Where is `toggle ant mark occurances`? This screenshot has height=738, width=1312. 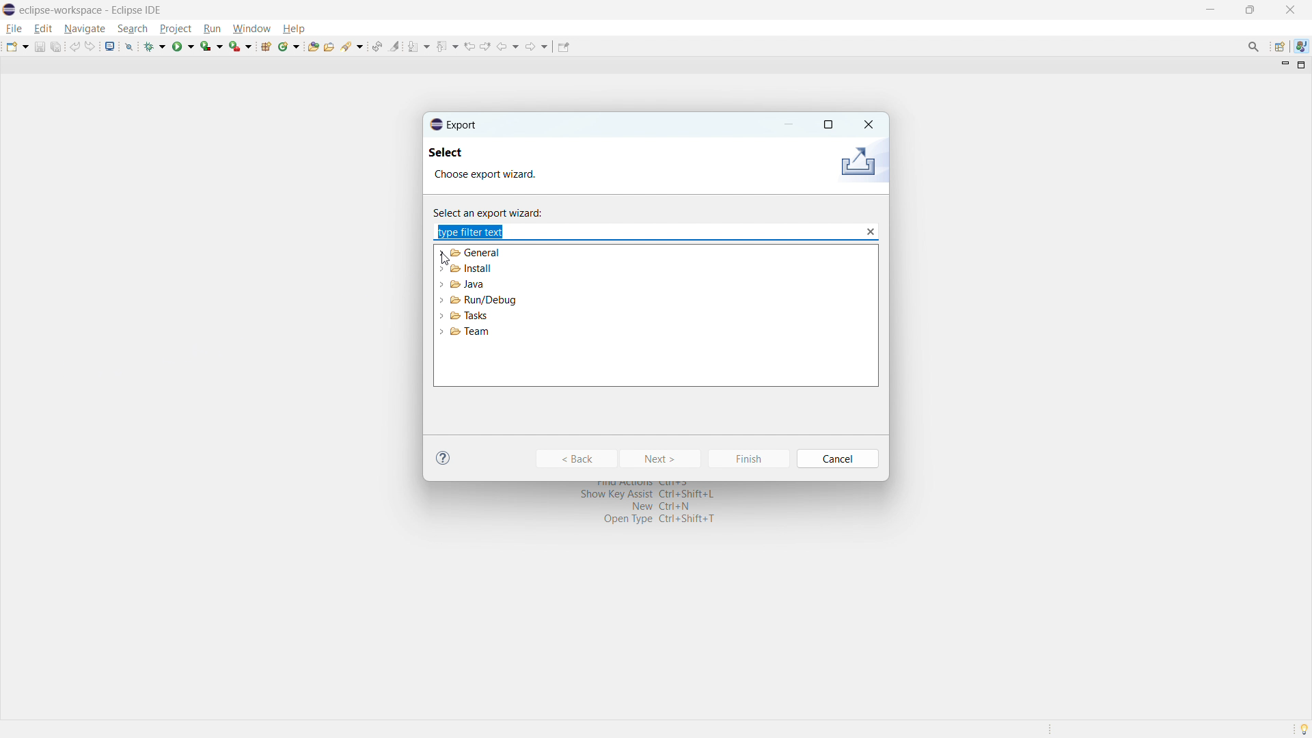
toggle ant mark occurances is located at coordinates (395, 46).